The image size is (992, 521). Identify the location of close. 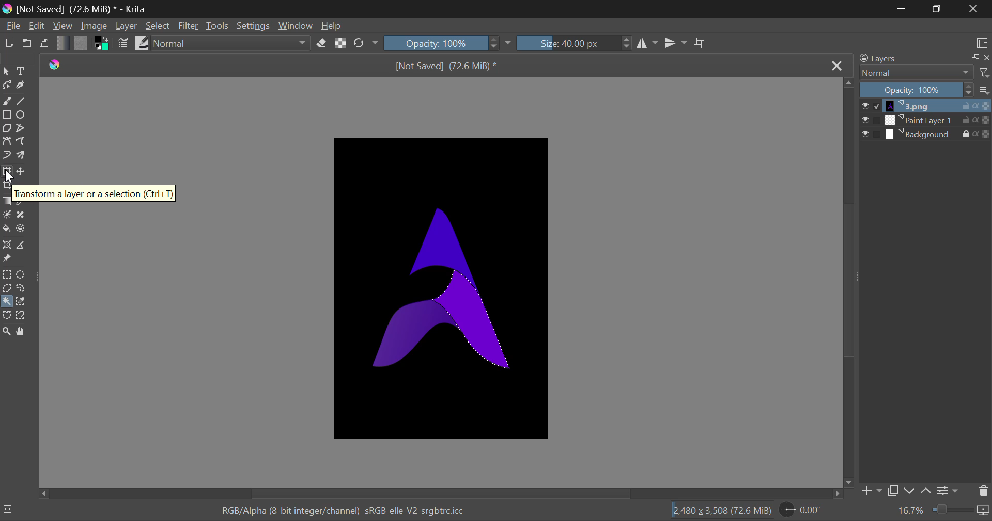
(986, 57).